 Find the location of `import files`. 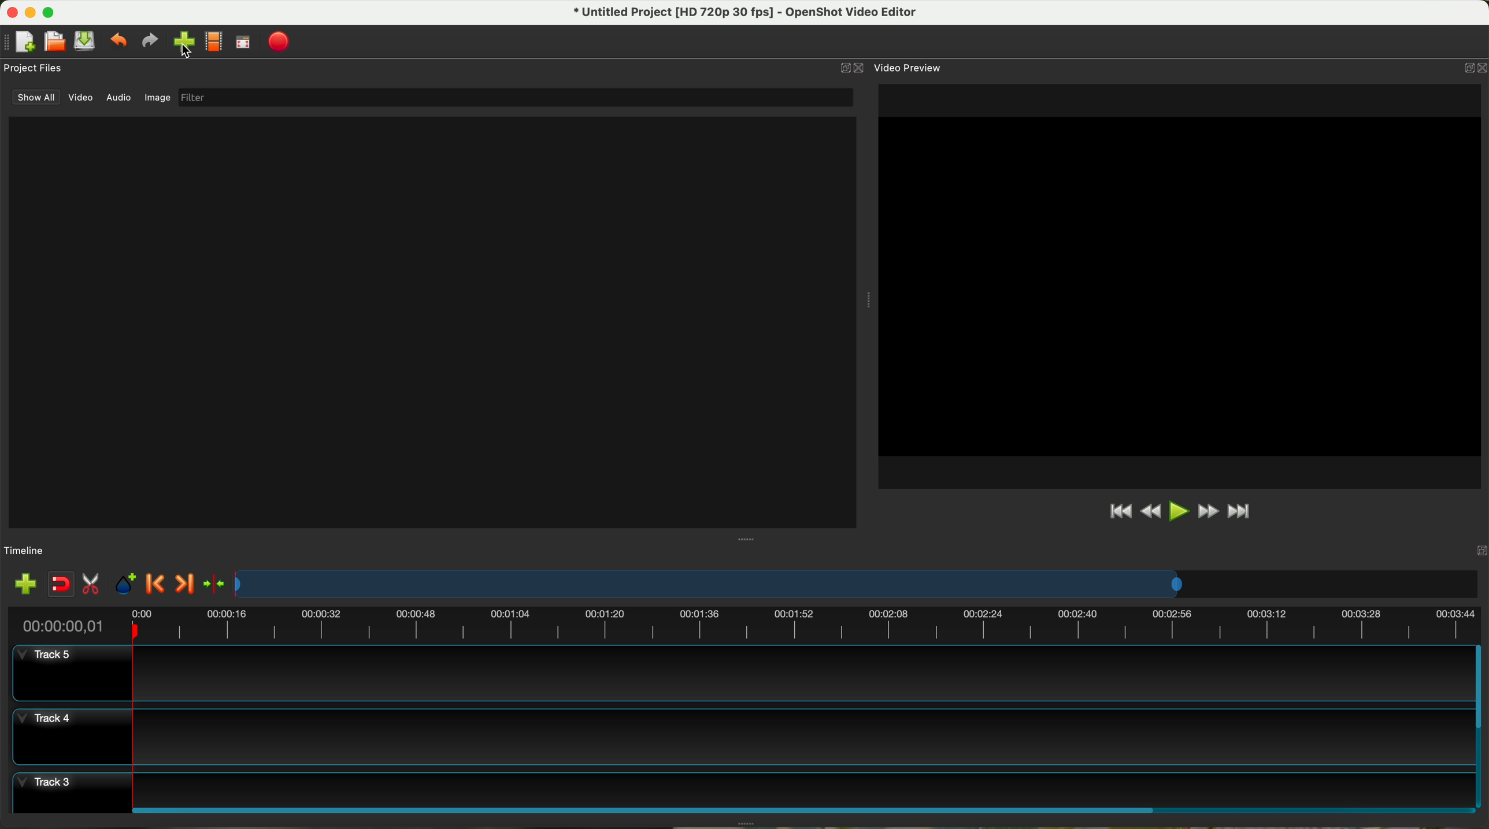

import files is located at coordinates (25, 585).